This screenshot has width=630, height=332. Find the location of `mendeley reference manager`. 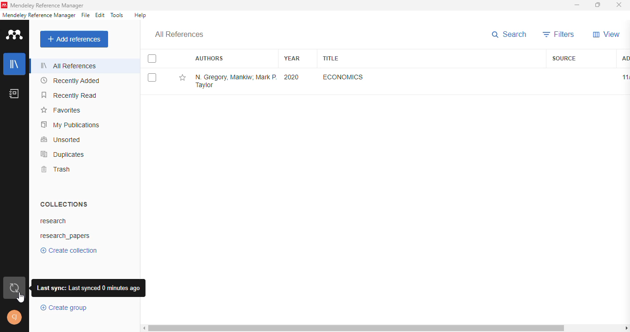

mendeley reference manager is located at coordinates (39, 15).